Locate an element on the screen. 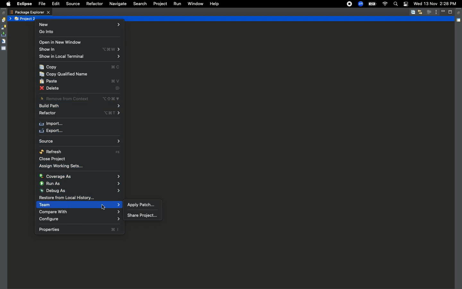  Edit is located at coordinates (55, 4).